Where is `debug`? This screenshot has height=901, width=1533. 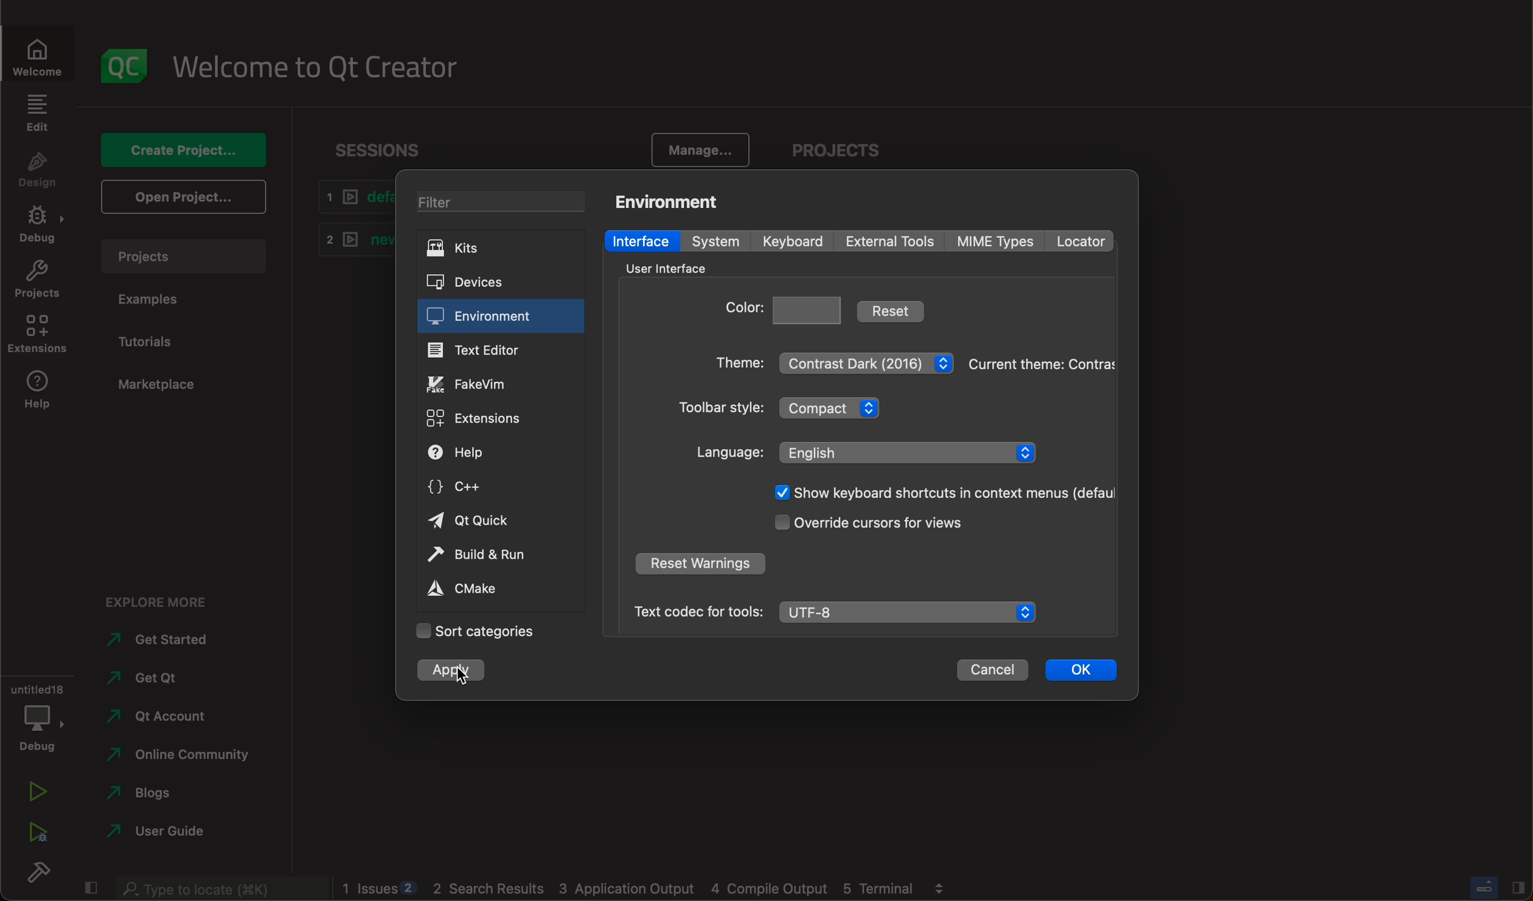
debug is located at coordinates (36, 225).